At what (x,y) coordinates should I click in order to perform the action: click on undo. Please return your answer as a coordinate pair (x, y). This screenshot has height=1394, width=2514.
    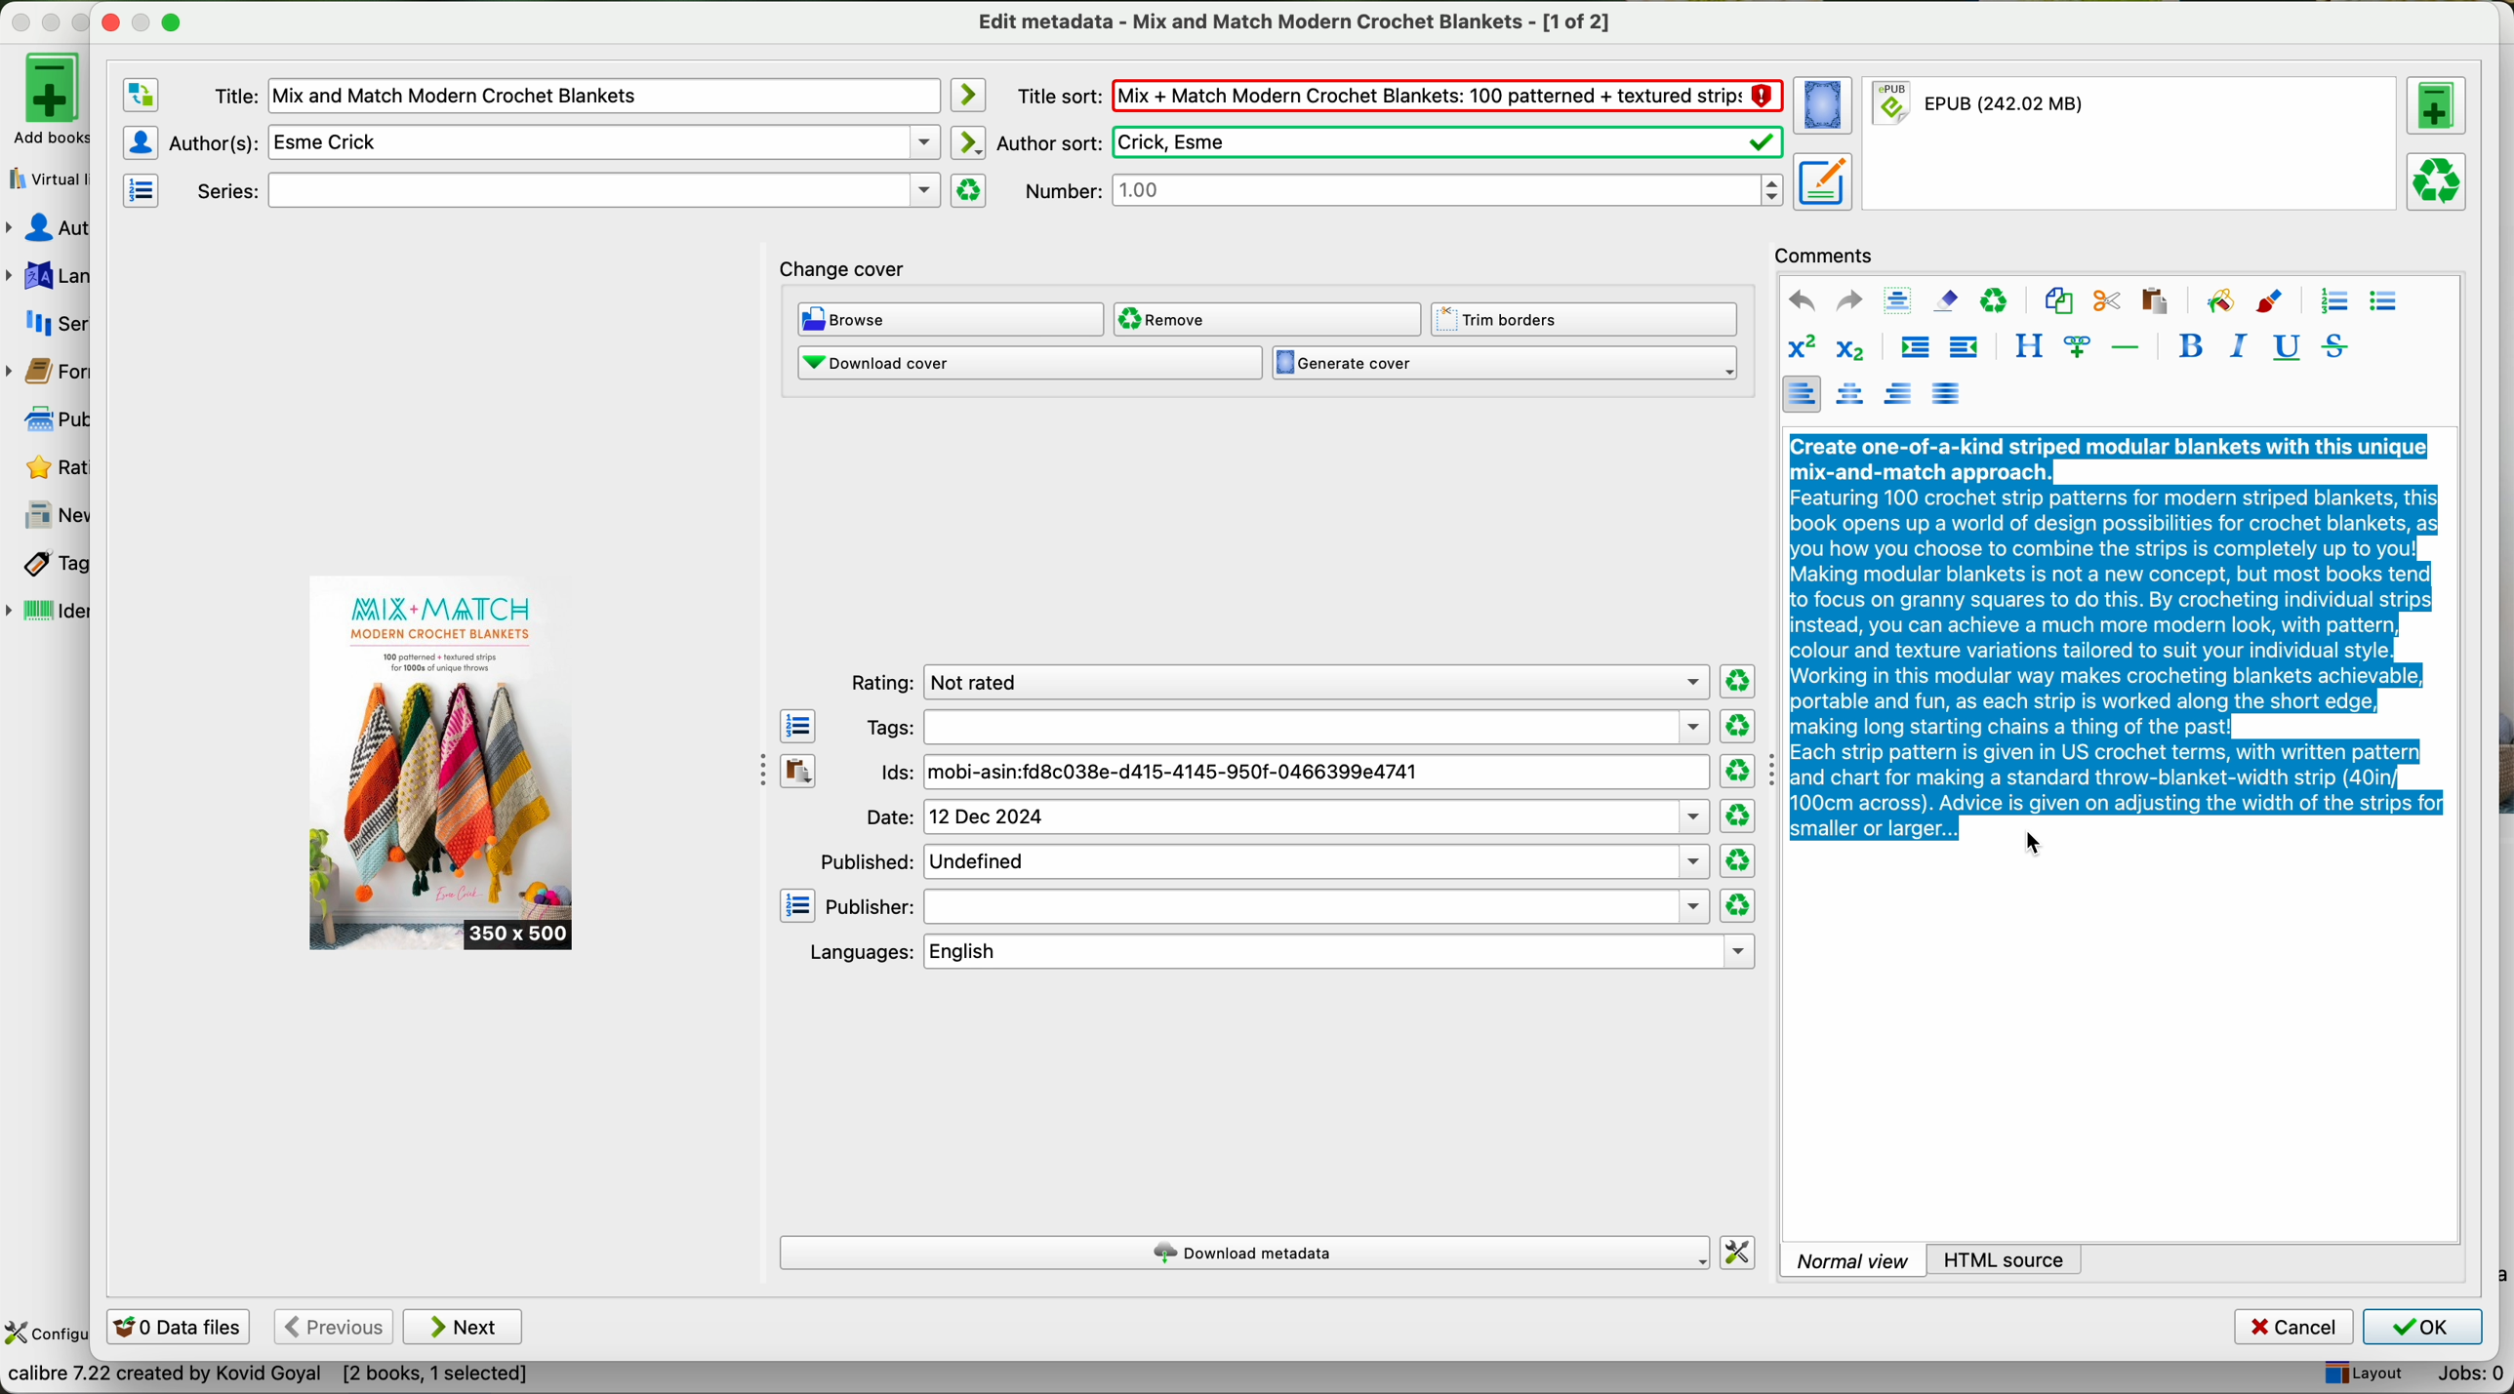
    Looking at the image, I should click on (1802, 301).